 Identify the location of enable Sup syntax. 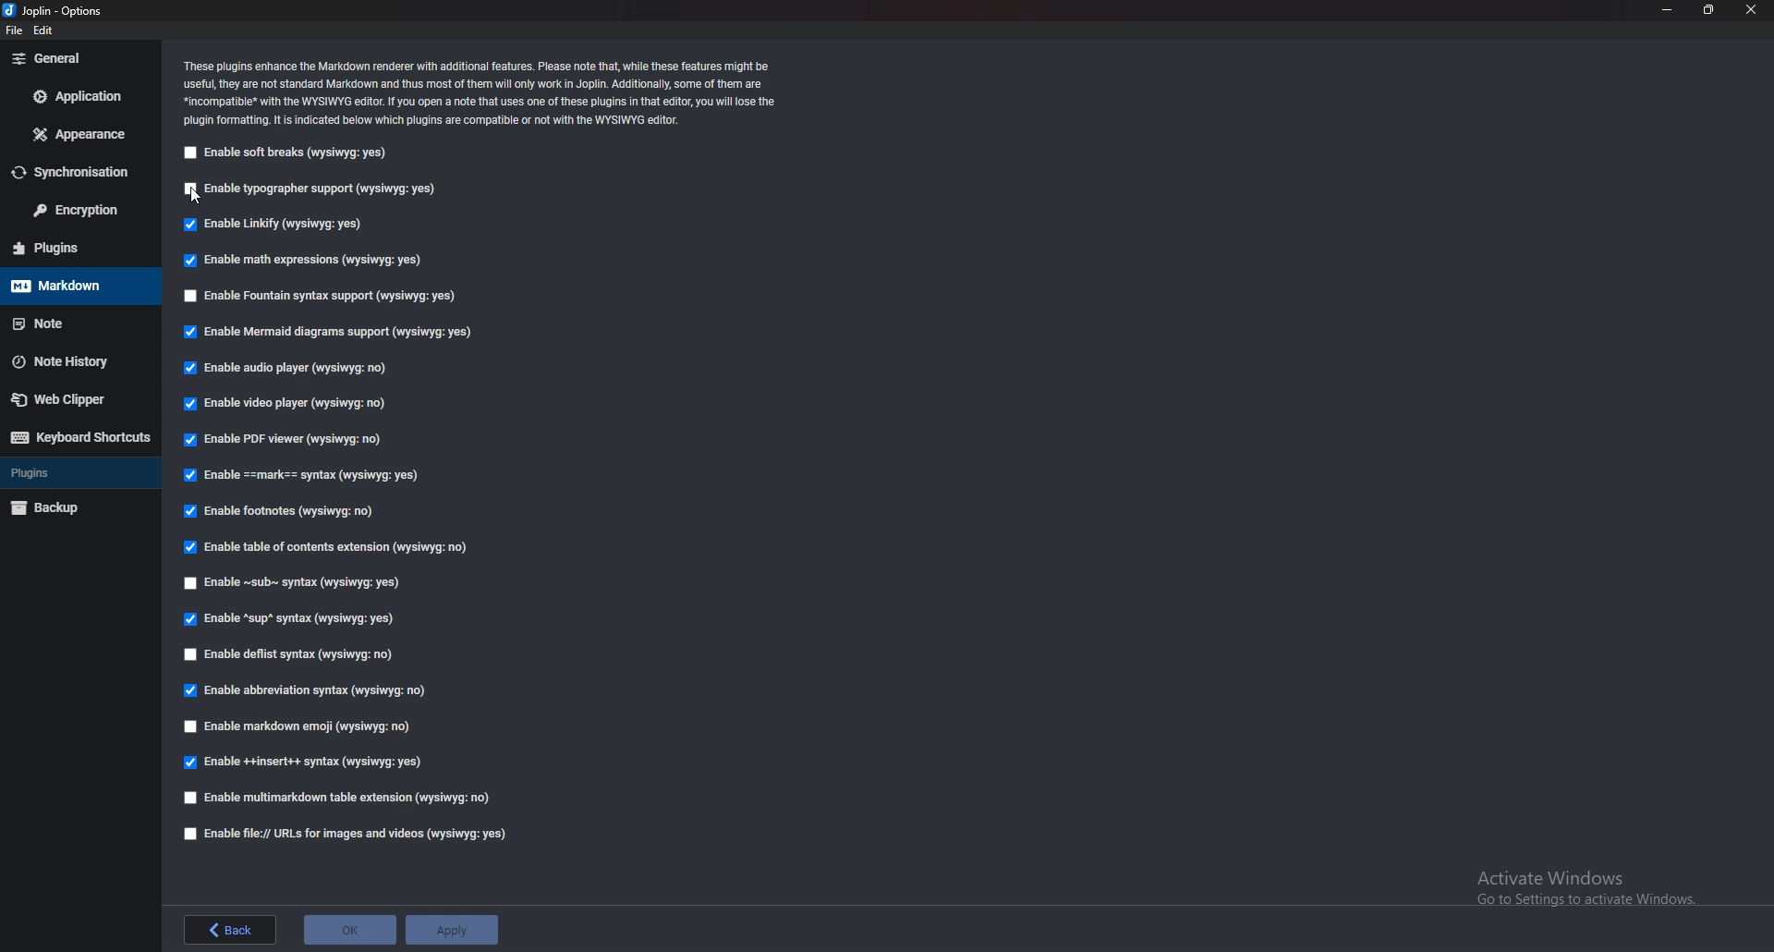
(286, 617).